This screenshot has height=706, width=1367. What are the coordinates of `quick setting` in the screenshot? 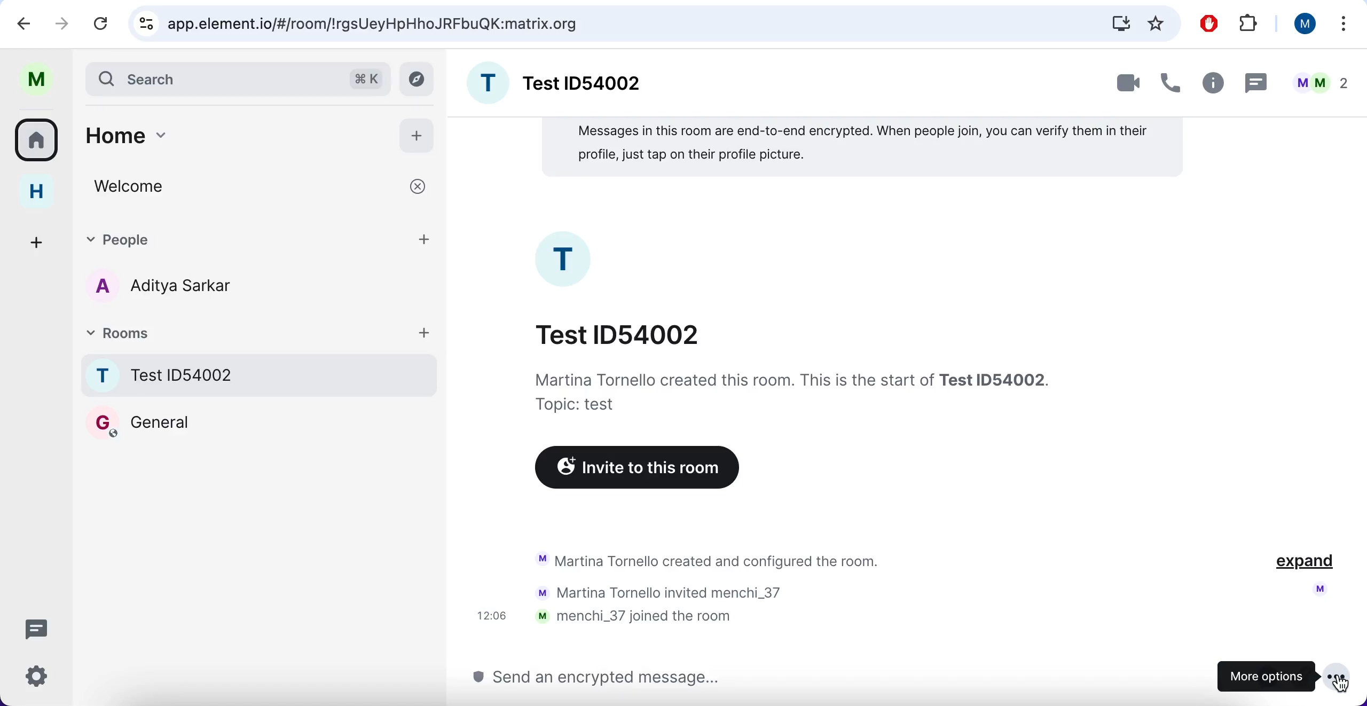 It's located at (36, 678).